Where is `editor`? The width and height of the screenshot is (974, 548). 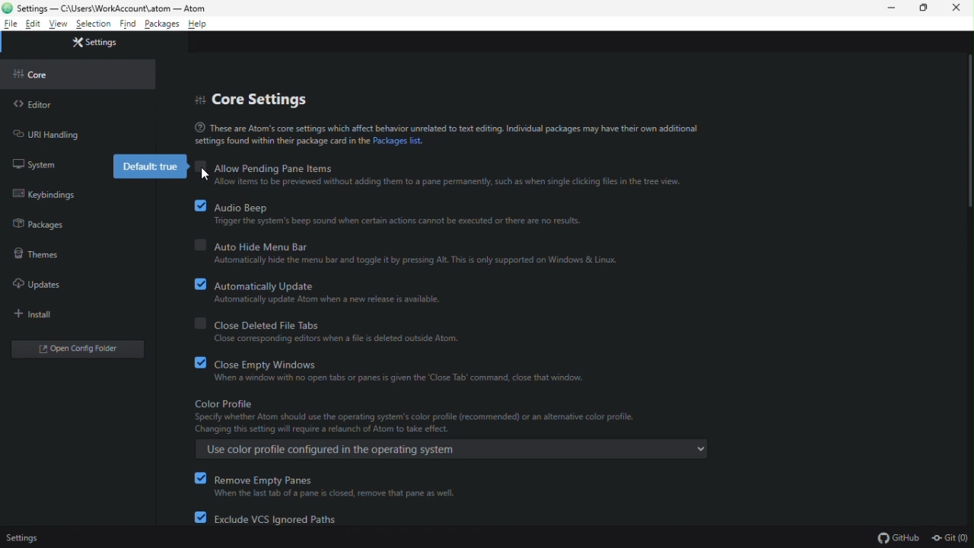 editor is located at coordinates (47, 105).